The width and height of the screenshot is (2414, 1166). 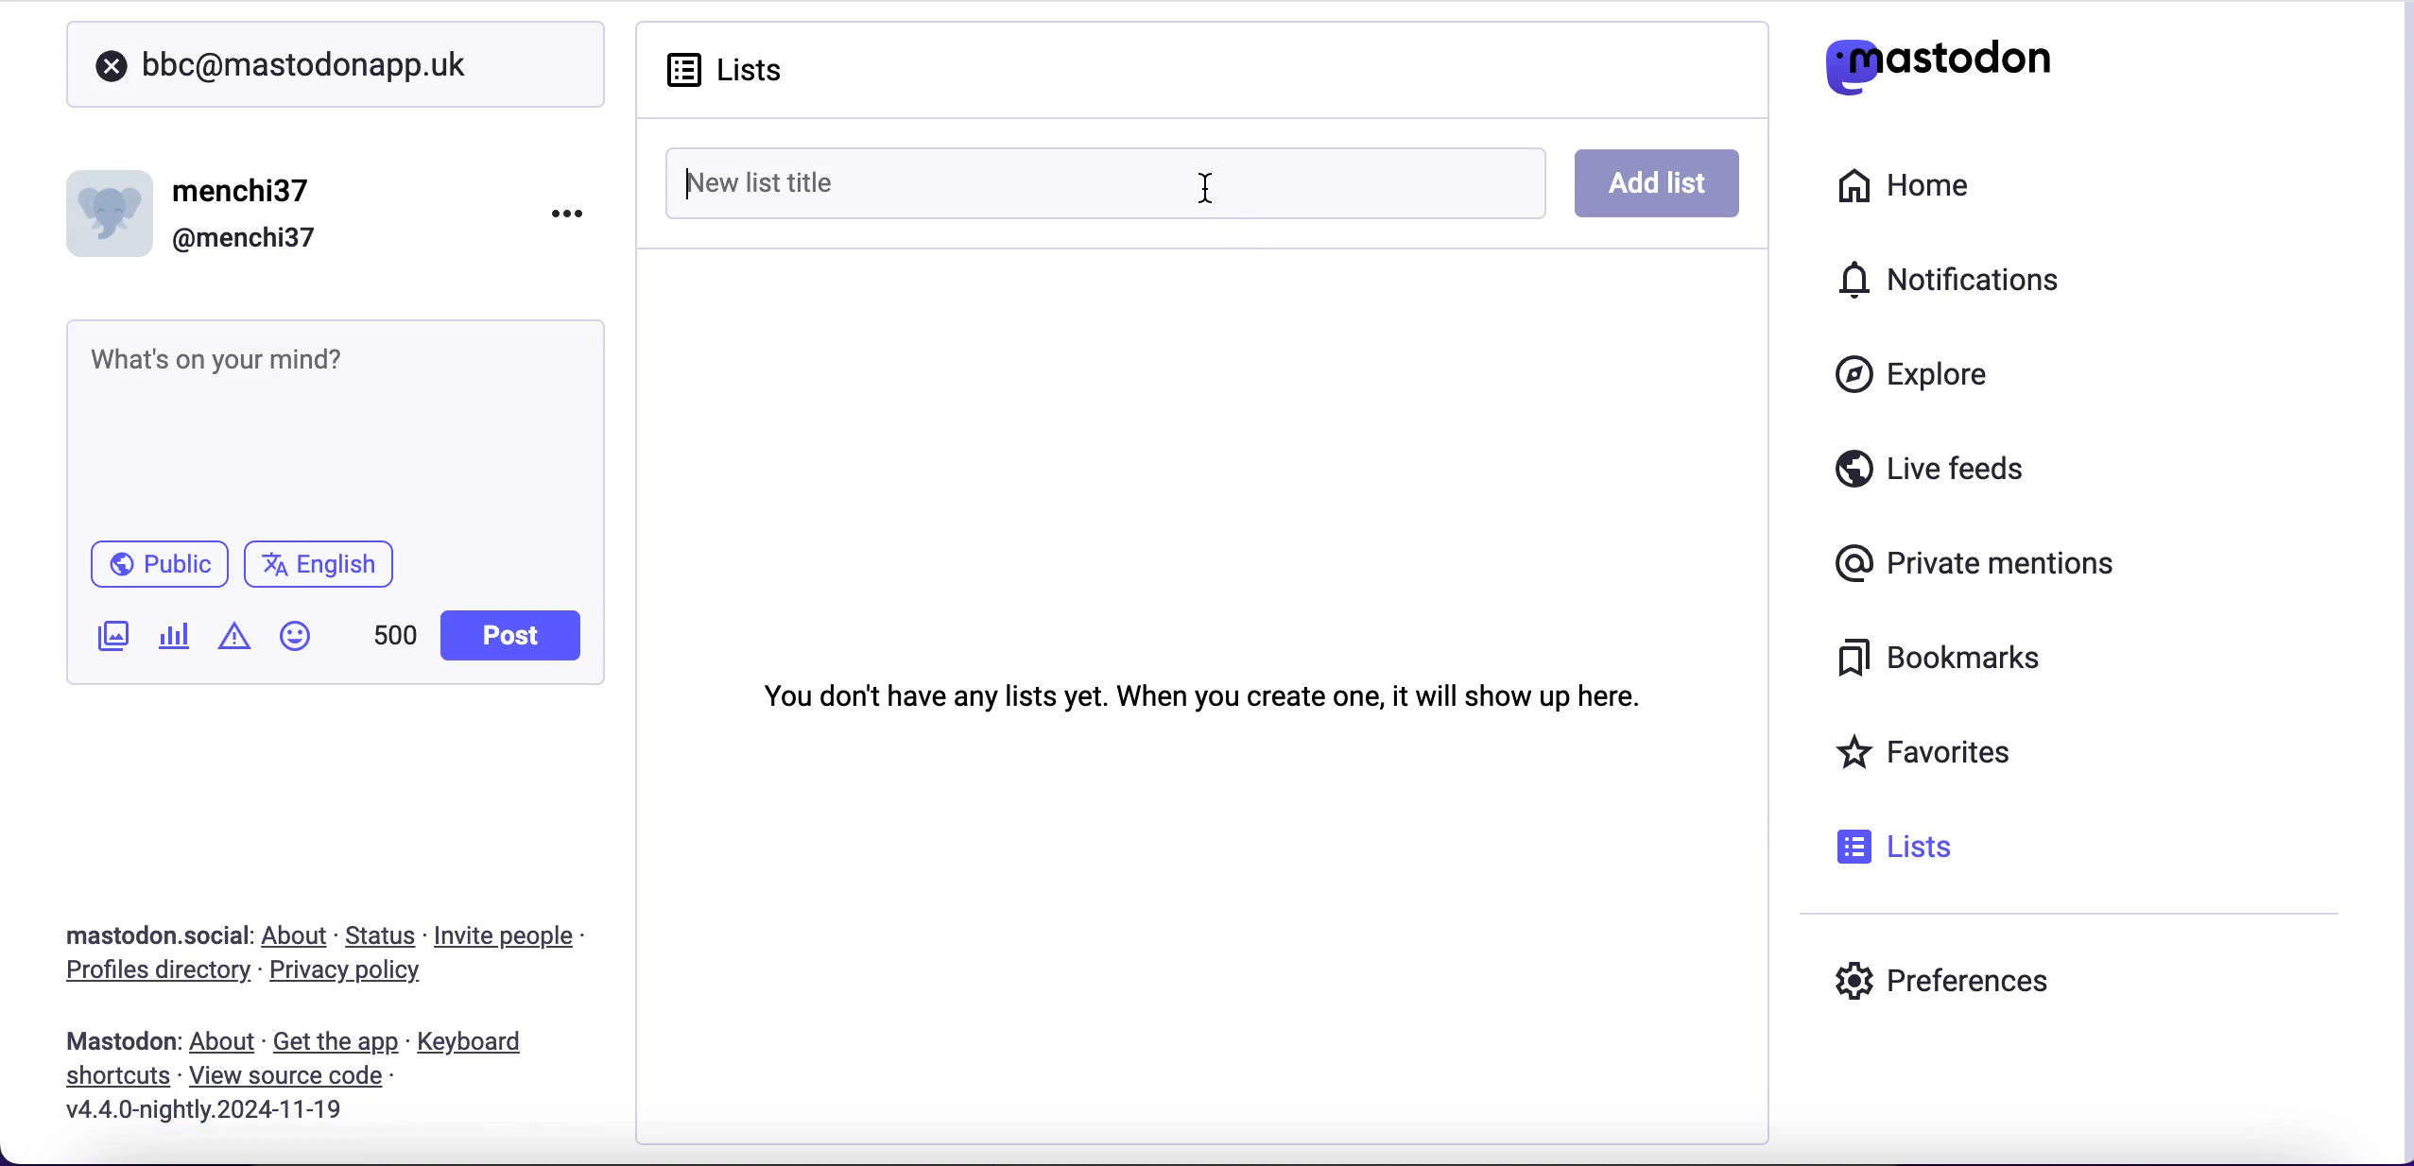 I want to click on about, so click(x=299, y=935).